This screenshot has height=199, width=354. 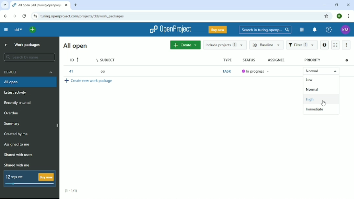 What do you see at coordinates (324, 102) in the screenshot?
I see `Cursor` at bounding box center [324, 102].